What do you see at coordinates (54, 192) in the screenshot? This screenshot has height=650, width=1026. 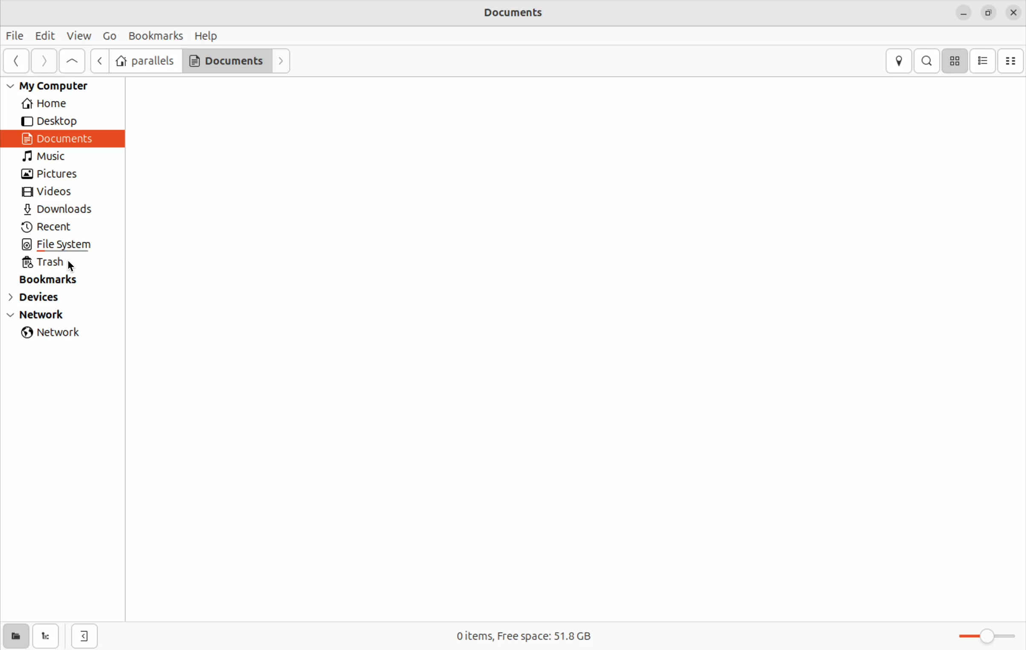 I see `videos` at bounding box center [54, 192].